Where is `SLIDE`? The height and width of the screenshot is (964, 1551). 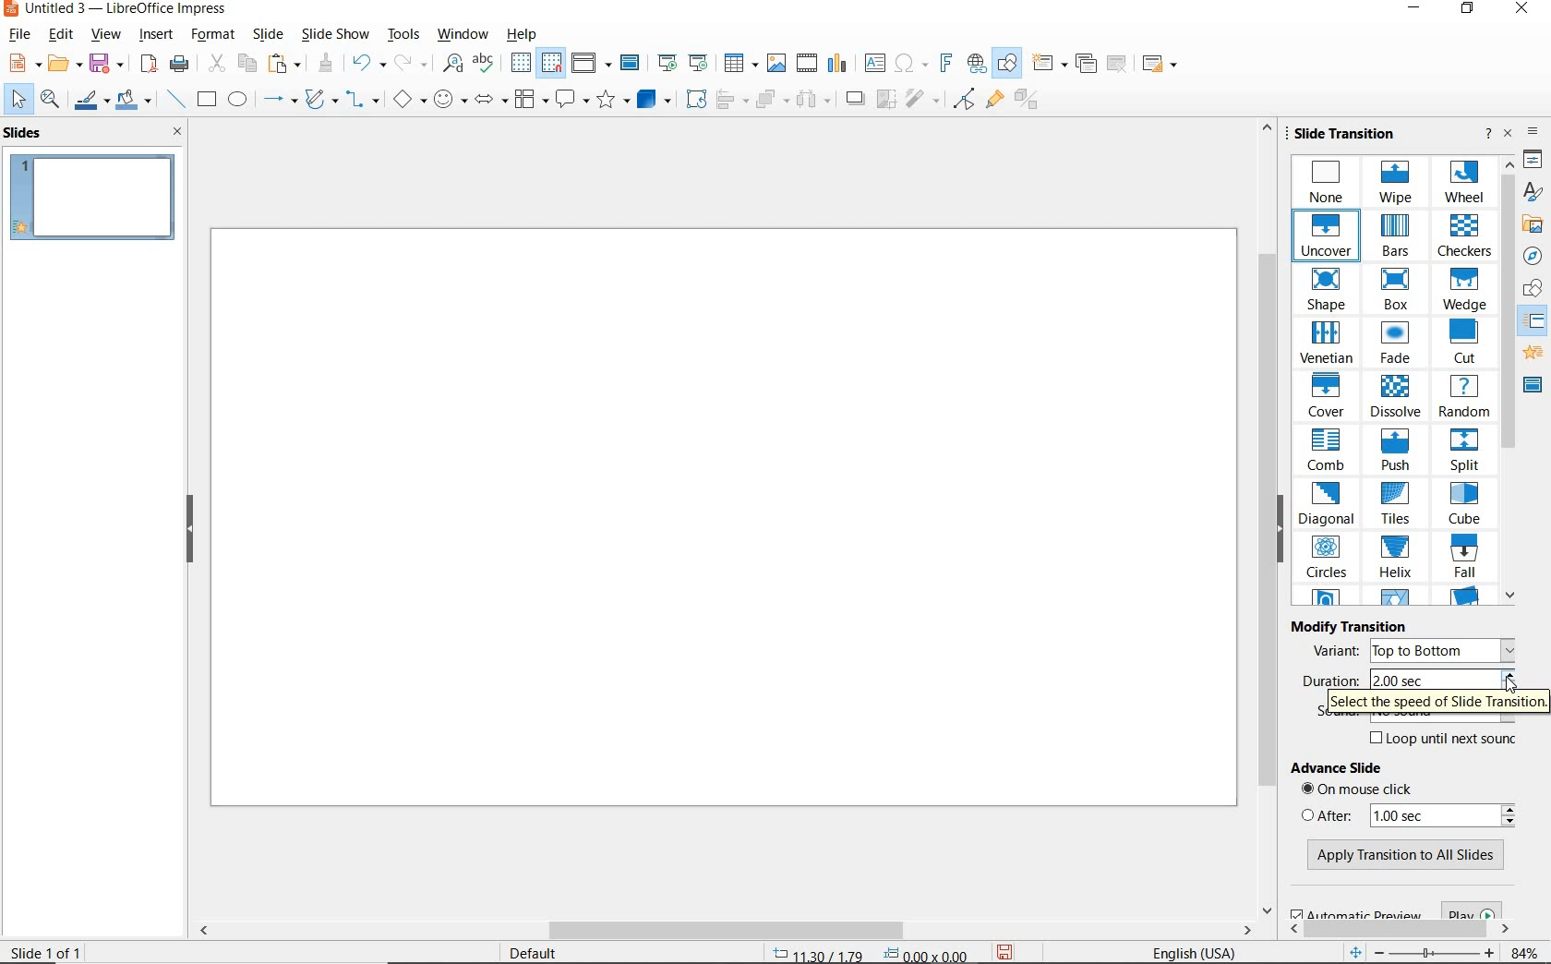 SLIDE is located at coordinates (272, 34).